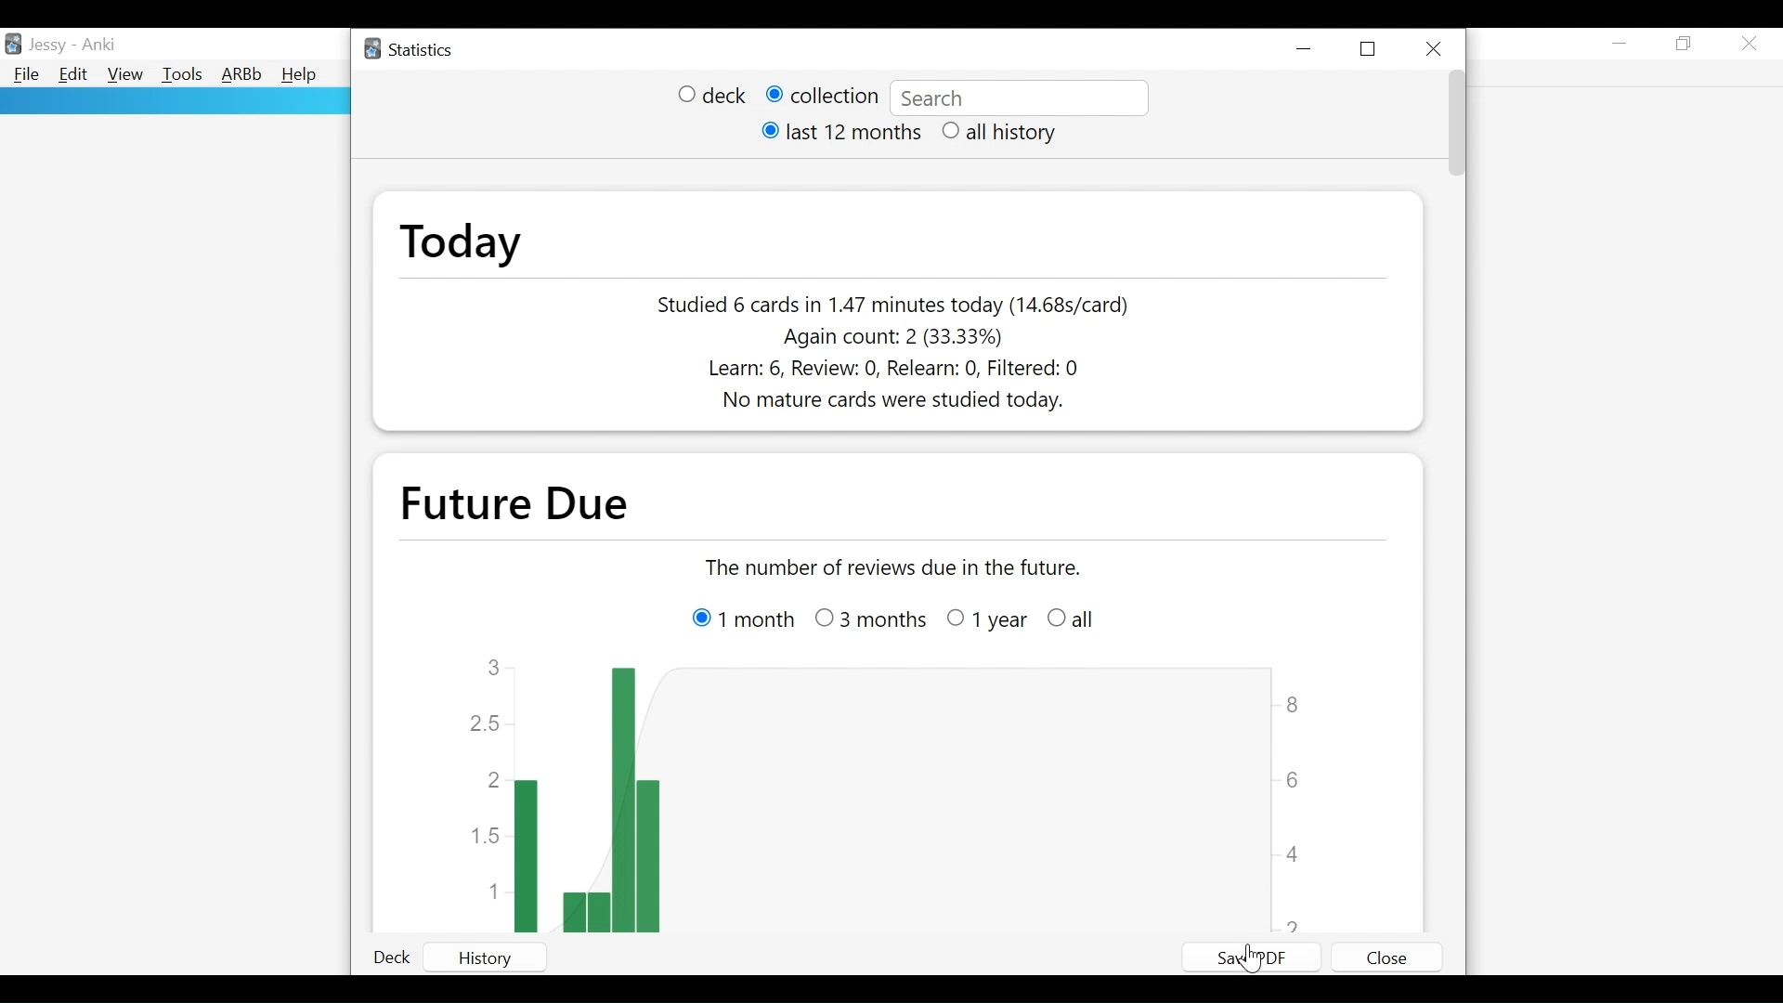  What do you see at coordinates (906, 339) in the screenshot?
I see `Again count` at bounding box center [906, 339].